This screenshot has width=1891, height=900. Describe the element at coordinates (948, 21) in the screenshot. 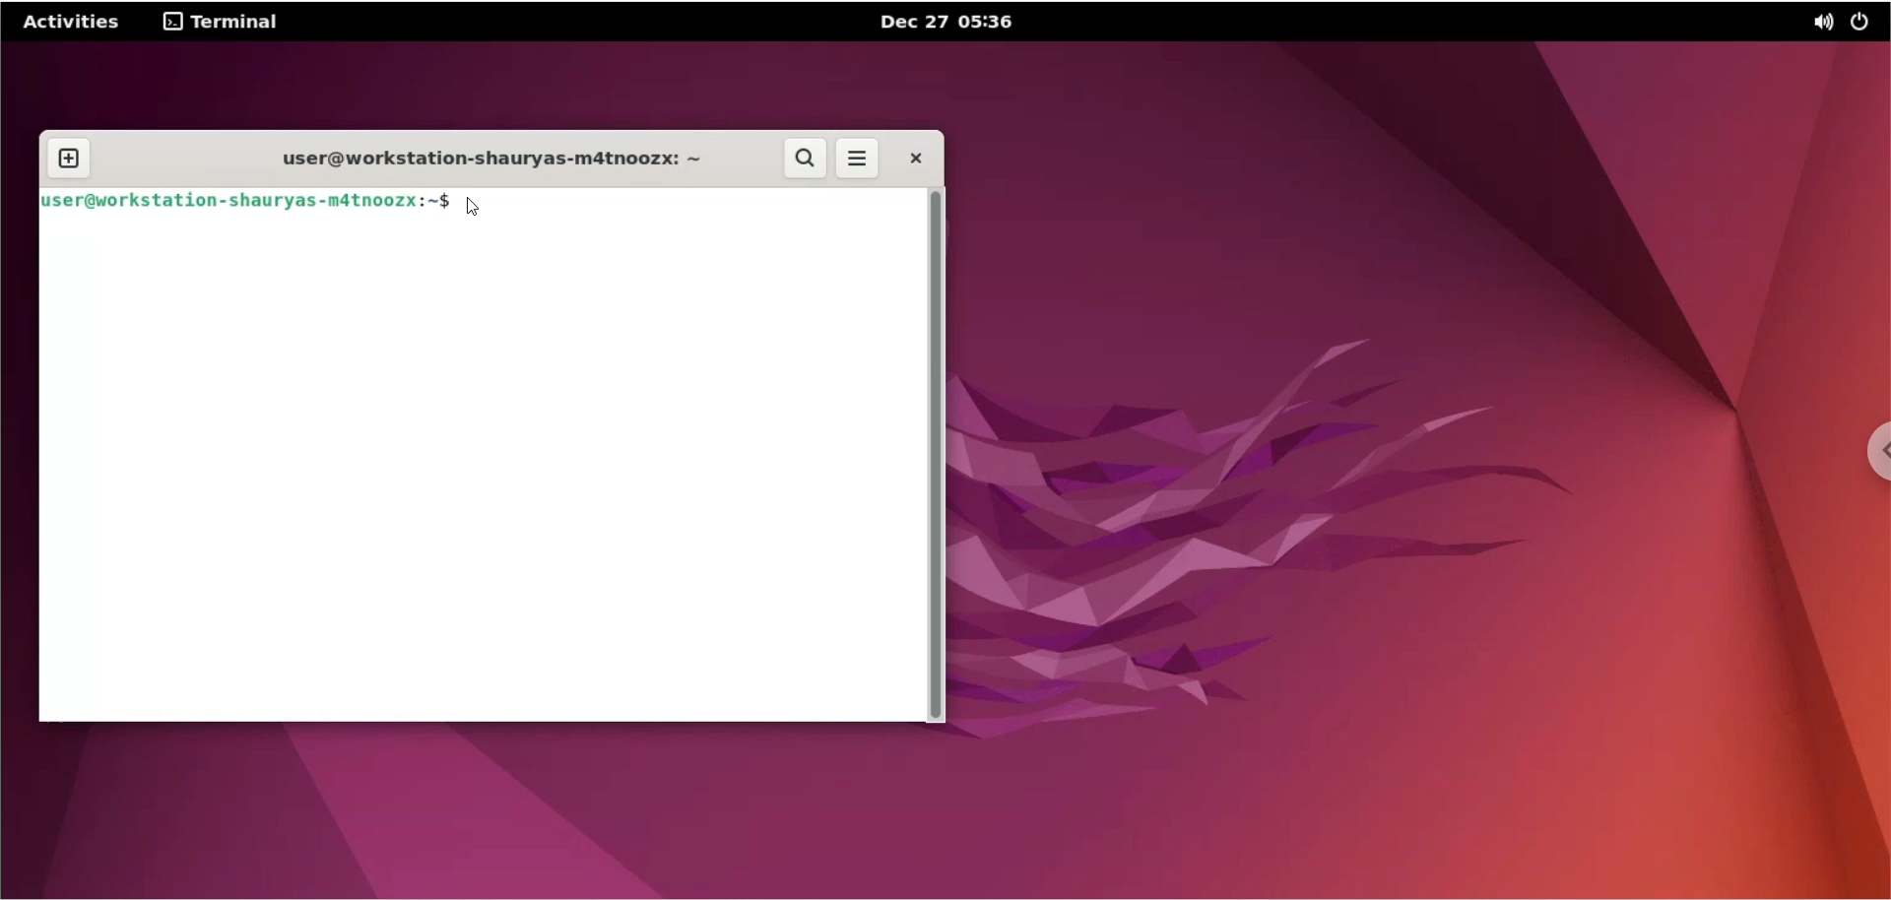

I see `Dec 27 05:36` at that location.